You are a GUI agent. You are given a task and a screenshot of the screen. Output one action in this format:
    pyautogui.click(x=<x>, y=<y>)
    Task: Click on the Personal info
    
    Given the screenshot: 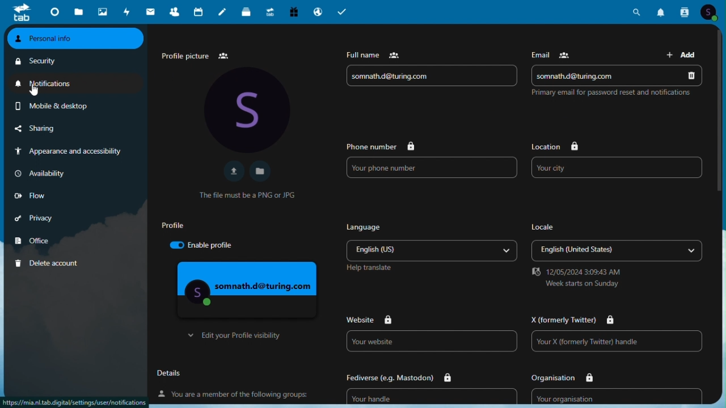 What is the action you would take?
    pyautogui.click(x=75, y=39)
    